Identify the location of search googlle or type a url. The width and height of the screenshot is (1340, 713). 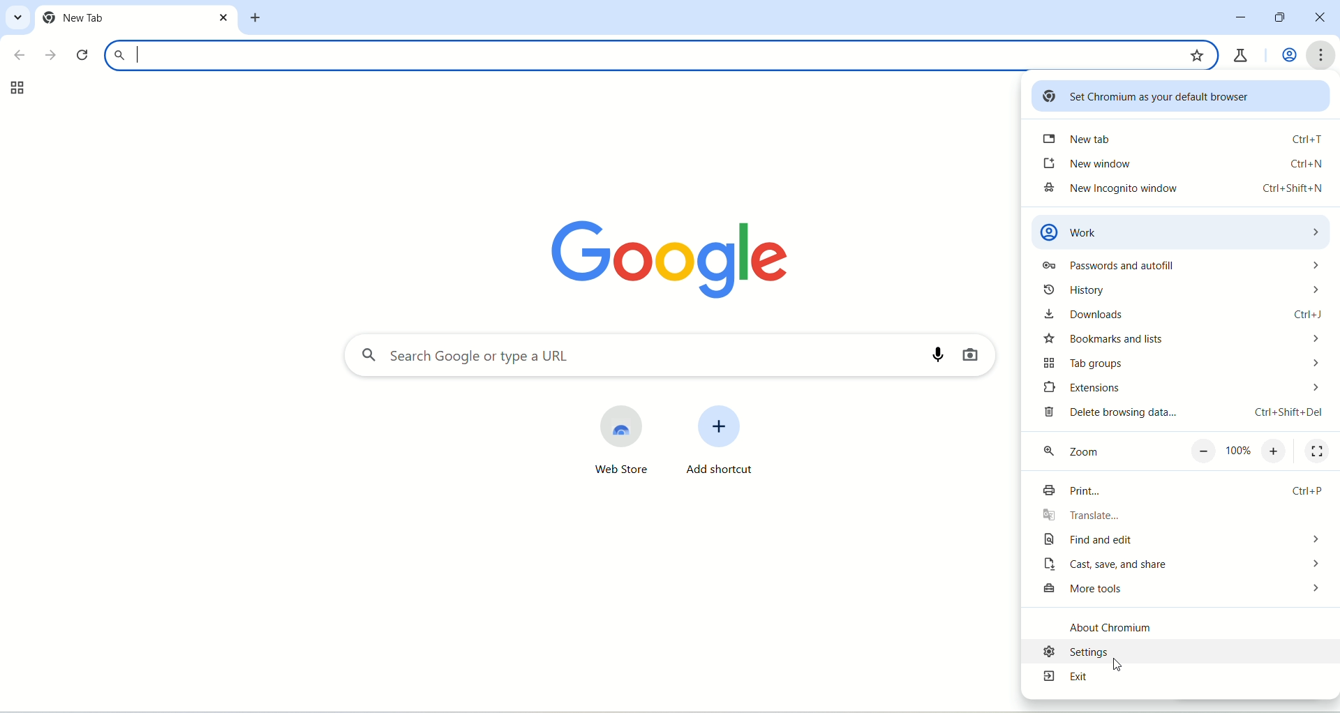
(637, 55).